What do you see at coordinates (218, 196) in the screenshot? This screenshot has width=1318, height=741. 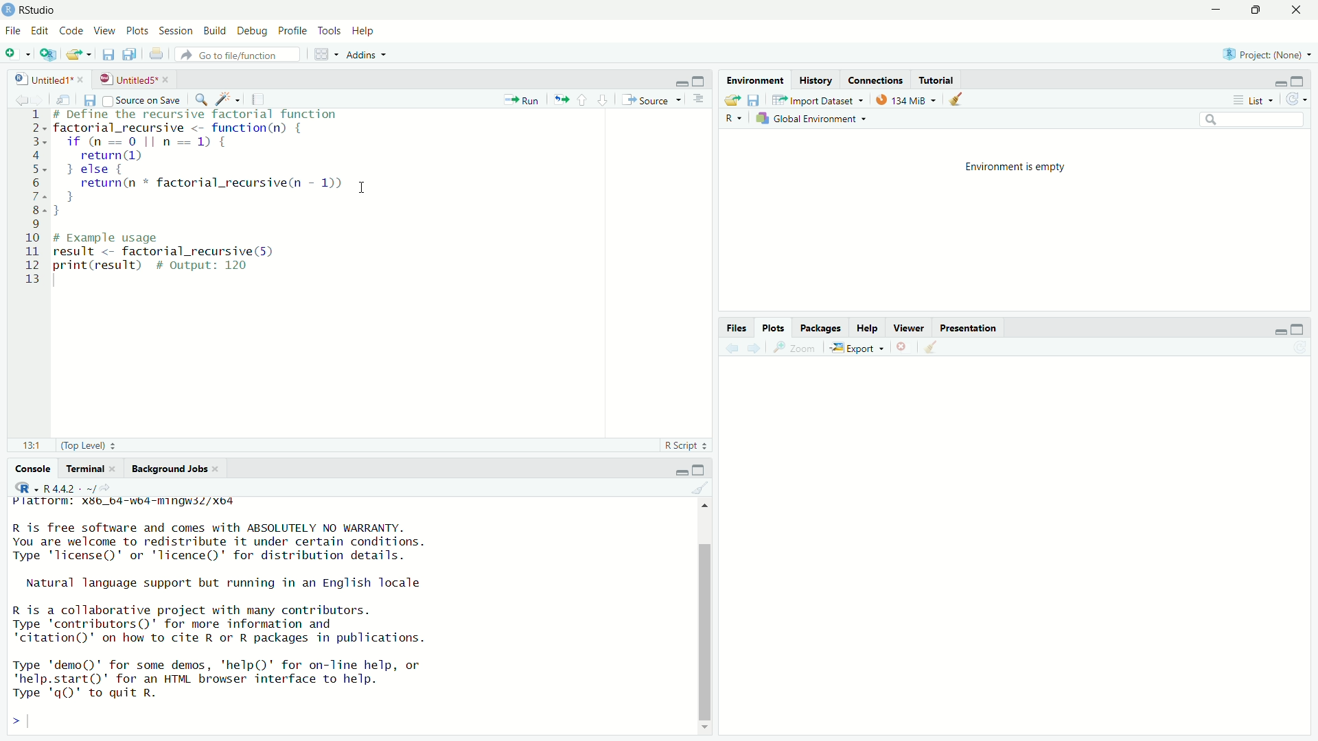 I see `# Derine the recursive tactorial Tunction
factorial_recursive <- function(n) {
ifh=01Iln=1{
return(1)
} else {
return(n * factorial_recursive(n - 1)) |
3}
3}
# Example usage
result <- factorial_recursive(5)
print(result) # Output: 120` at bounding box center [218, 196].